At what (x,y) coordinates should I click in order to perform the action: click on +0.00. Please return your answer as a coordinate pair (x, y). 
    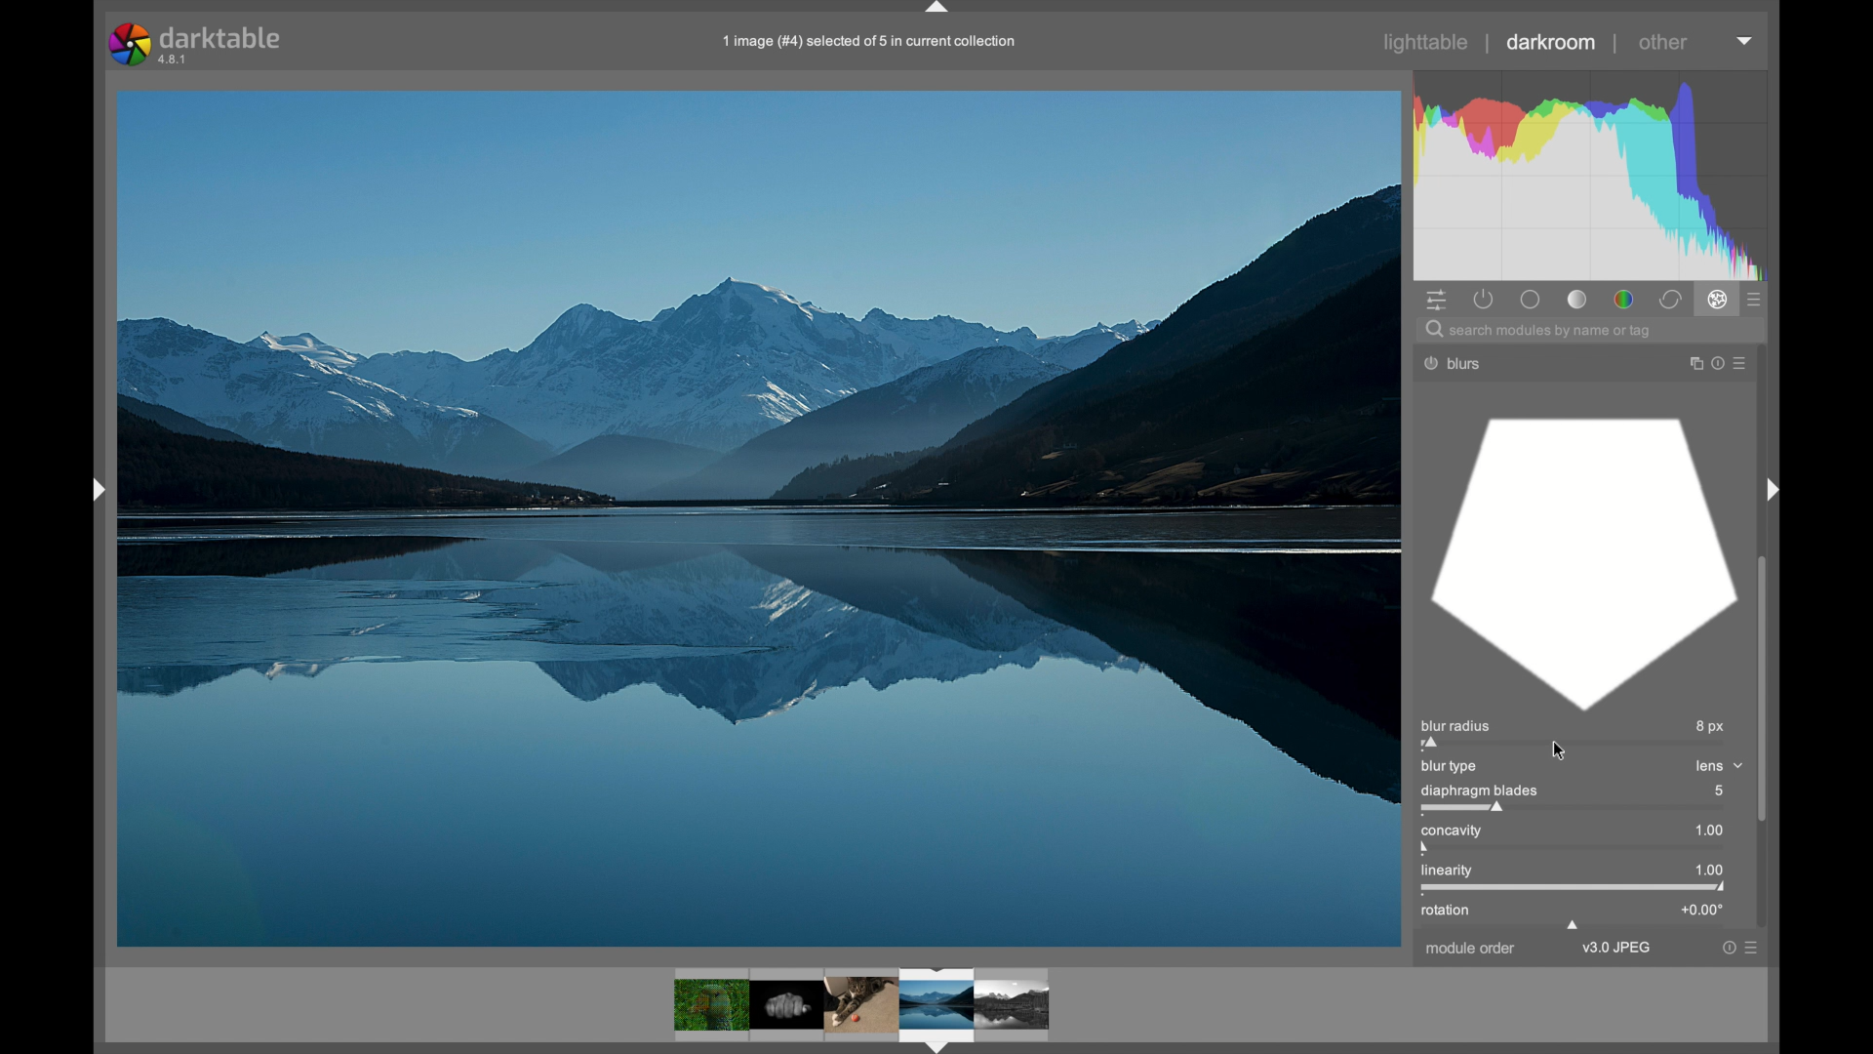
    Looking at the image, I should click on (1699, 910).